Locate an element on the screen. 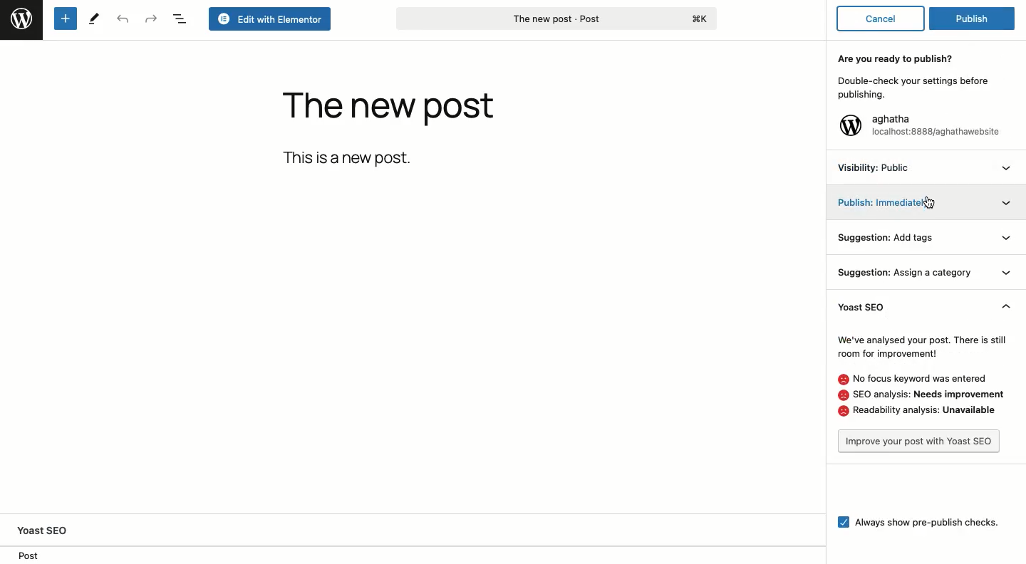  This is a new post. is located at coordinates (351, 157).